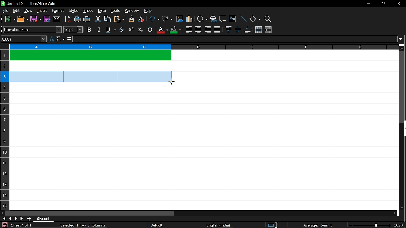 This screenshot has width=406, height=228. I want to click on subscript, so click(140, 29).